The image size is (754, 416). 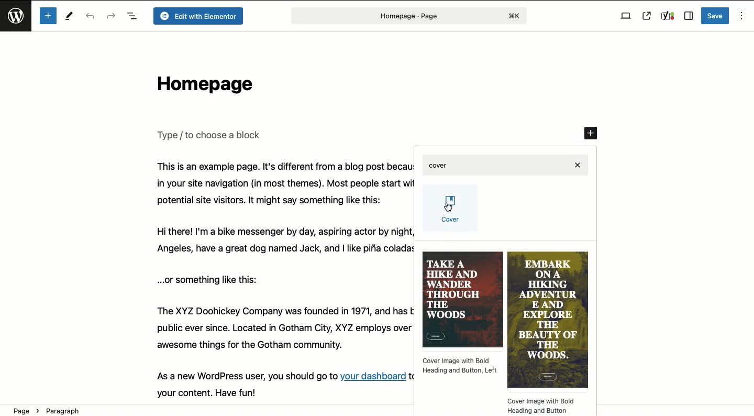 I want to click on Document overview, so click(x=132, y=17).